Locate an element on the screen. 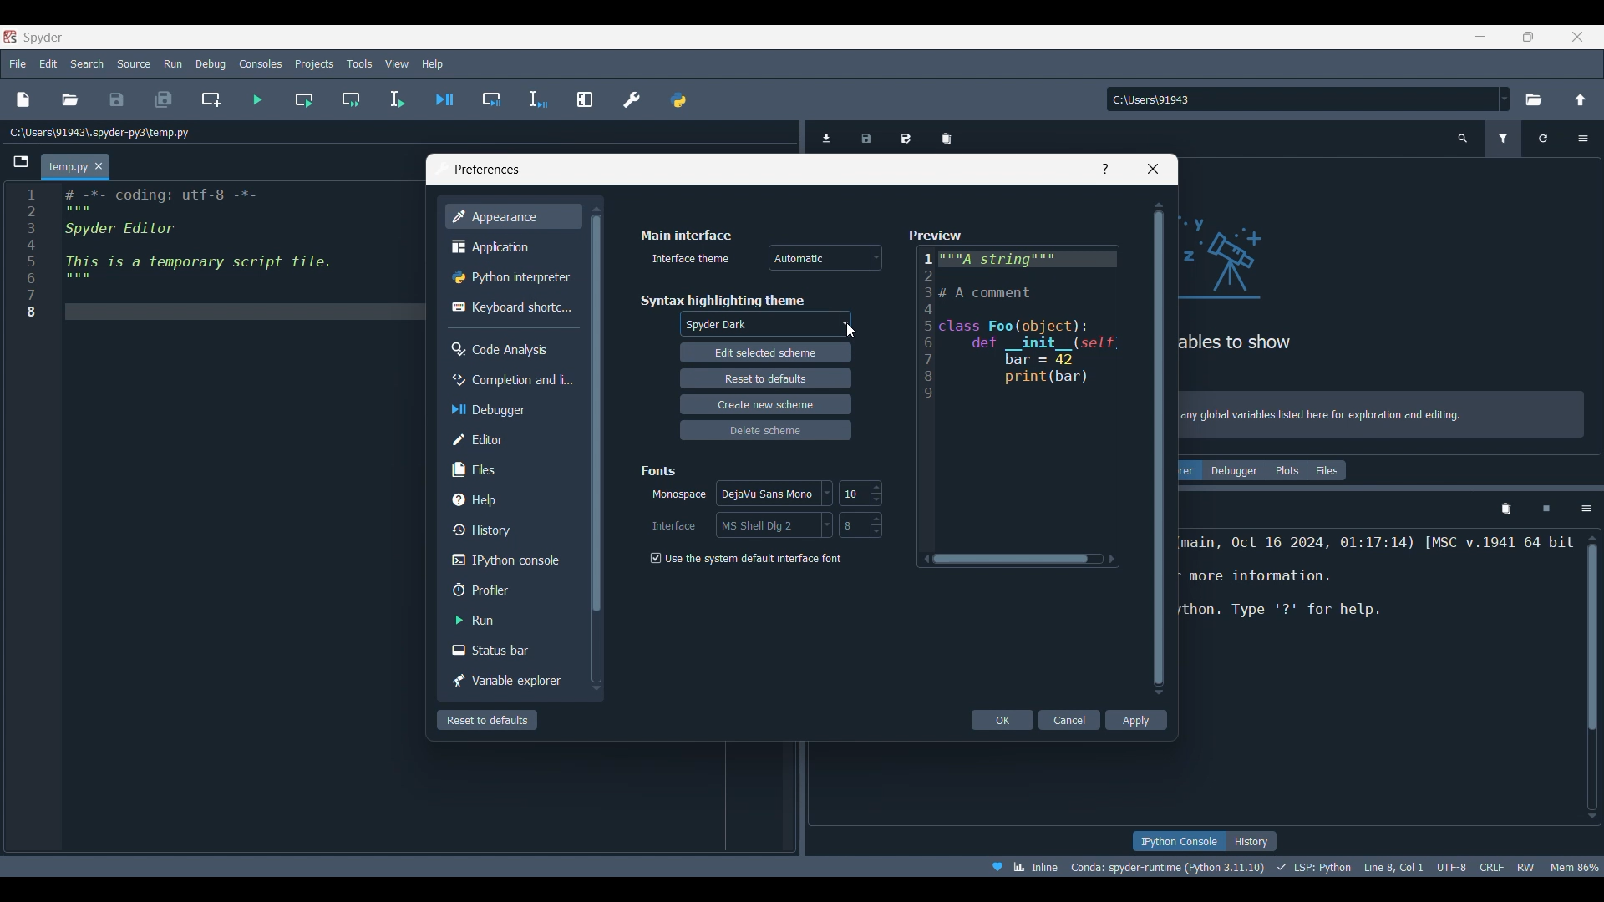 The width and height of the screenshot is (1604, 902). Status bar is located at coordinates (512, 649).